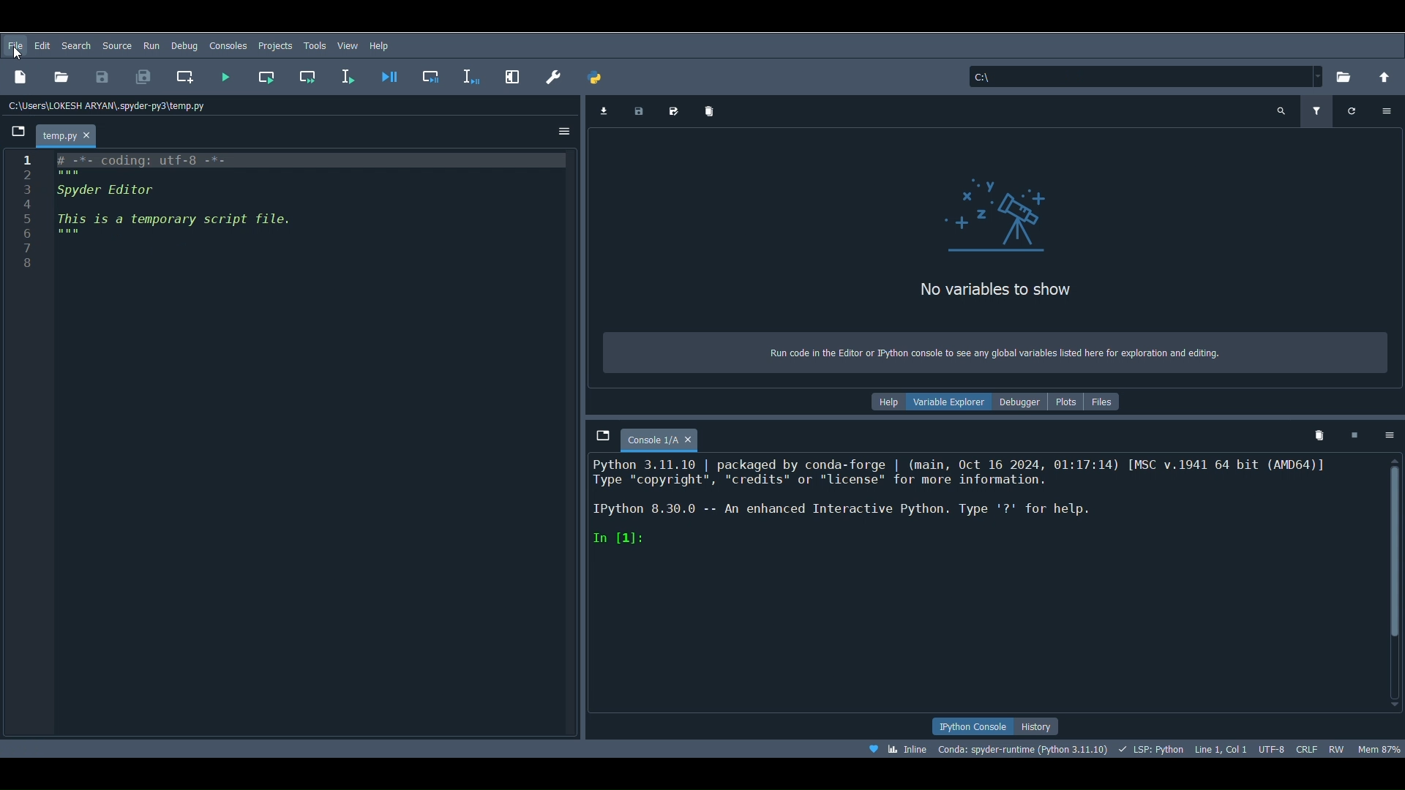 Image resolution: width=1405 pixels, height=790 pixels. What do you see at coordinates (596, 76) in the screenshot?
I see `PYTHONPATH manager` at bounding box center [596, 76].